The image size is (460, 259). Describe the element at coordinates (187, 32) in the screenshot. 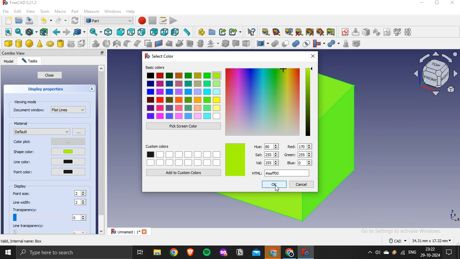

I see `measure distance` at that location.